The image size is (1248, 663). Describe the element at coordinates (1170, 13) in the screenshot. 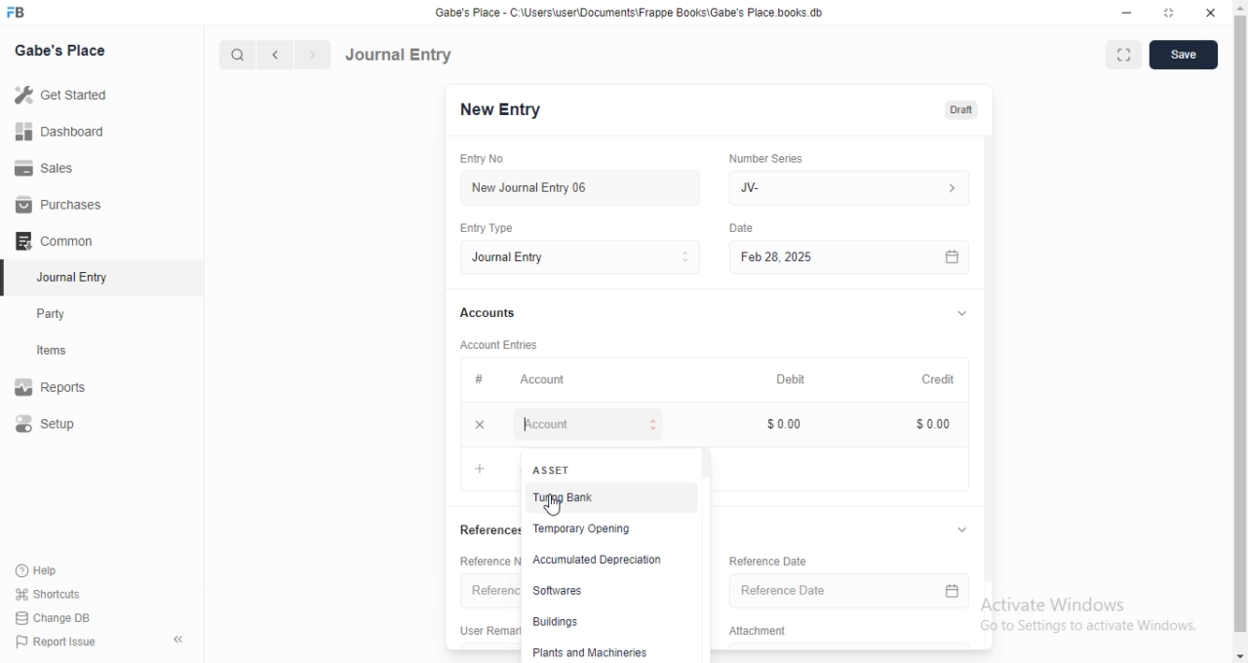

I see `restore down` at that location.